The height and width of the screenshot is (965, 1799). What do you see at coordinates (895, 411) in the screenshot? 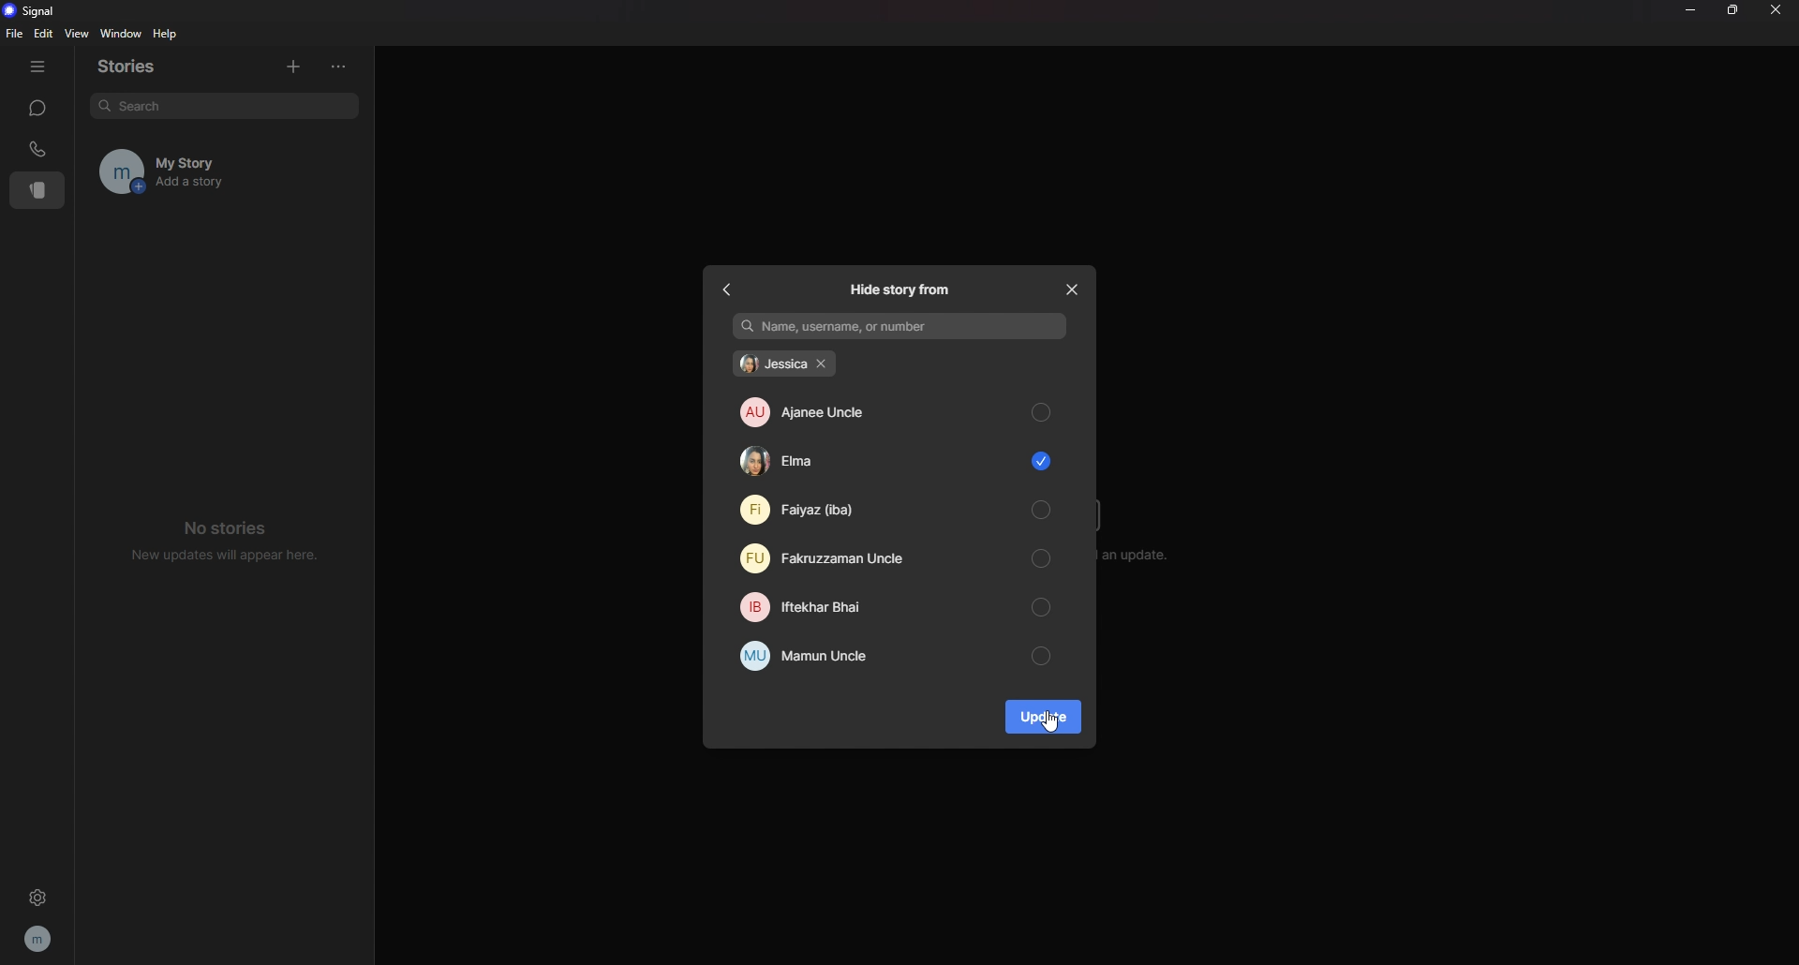
I see `ajanee uncle` at bounding box center [895, 411].